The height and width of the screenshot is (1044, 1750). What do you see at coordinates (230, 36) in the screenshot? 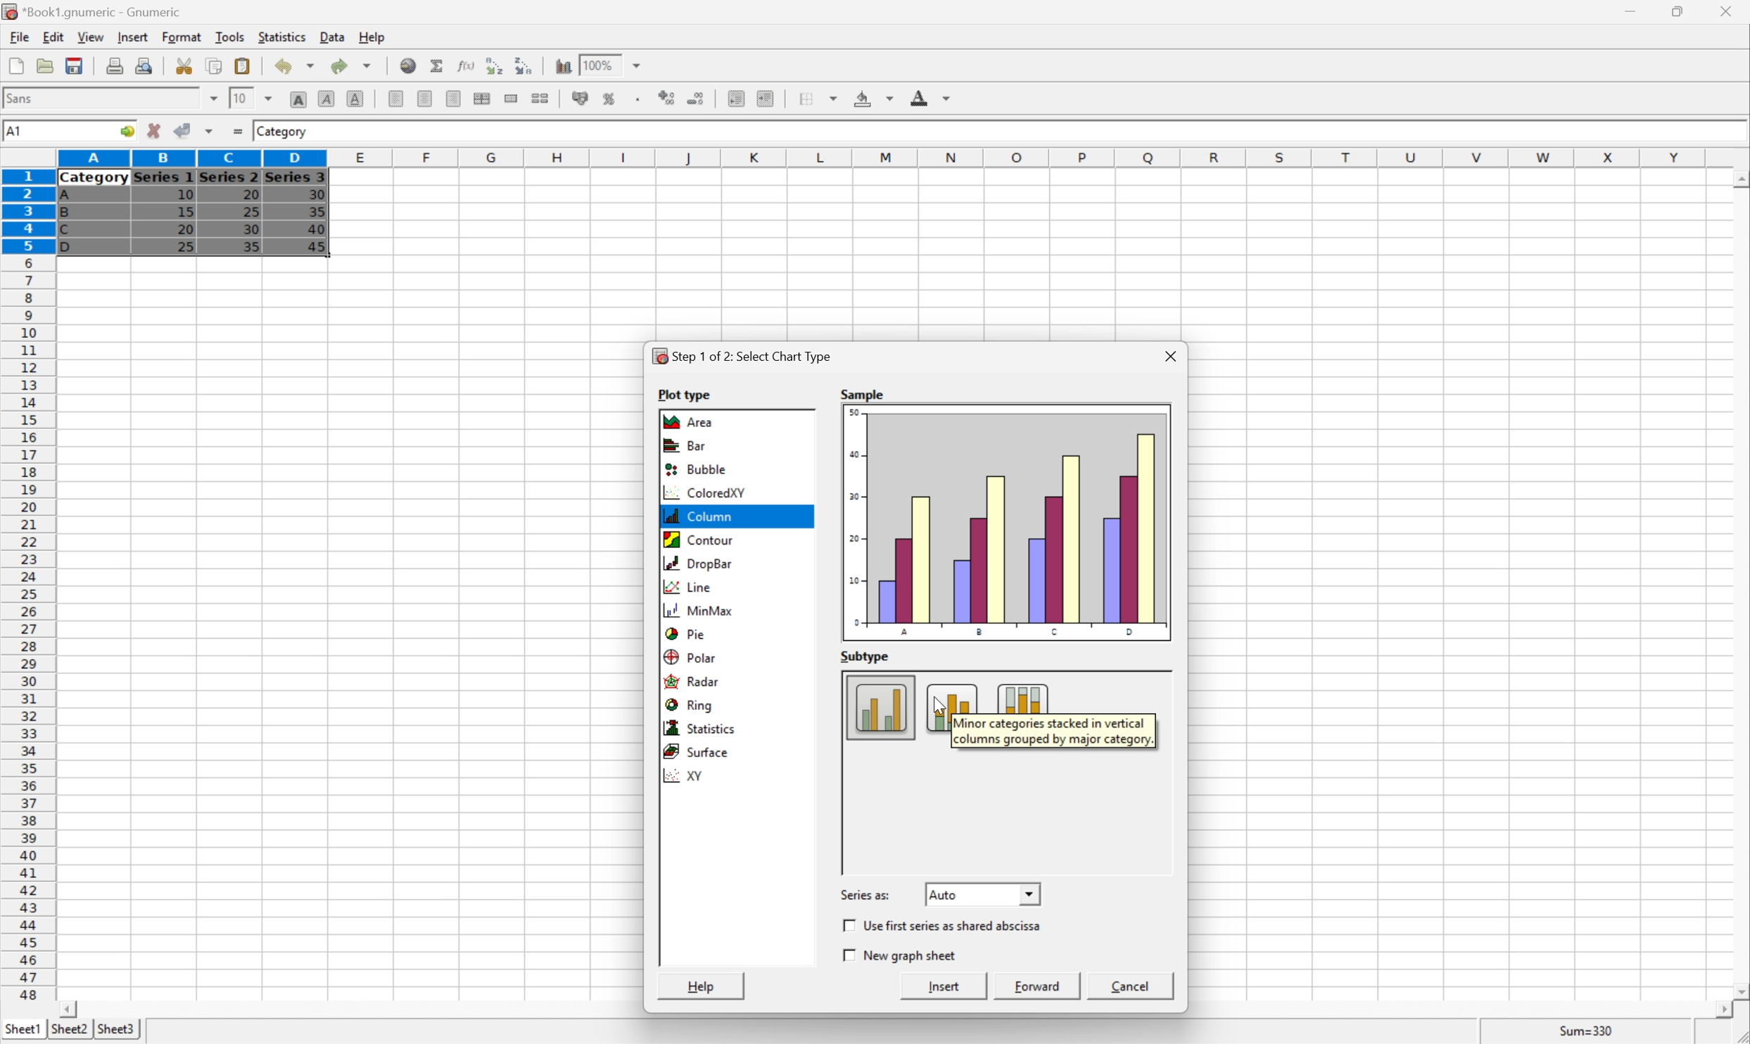
I see `Tools` at bounding box center [230, 36].